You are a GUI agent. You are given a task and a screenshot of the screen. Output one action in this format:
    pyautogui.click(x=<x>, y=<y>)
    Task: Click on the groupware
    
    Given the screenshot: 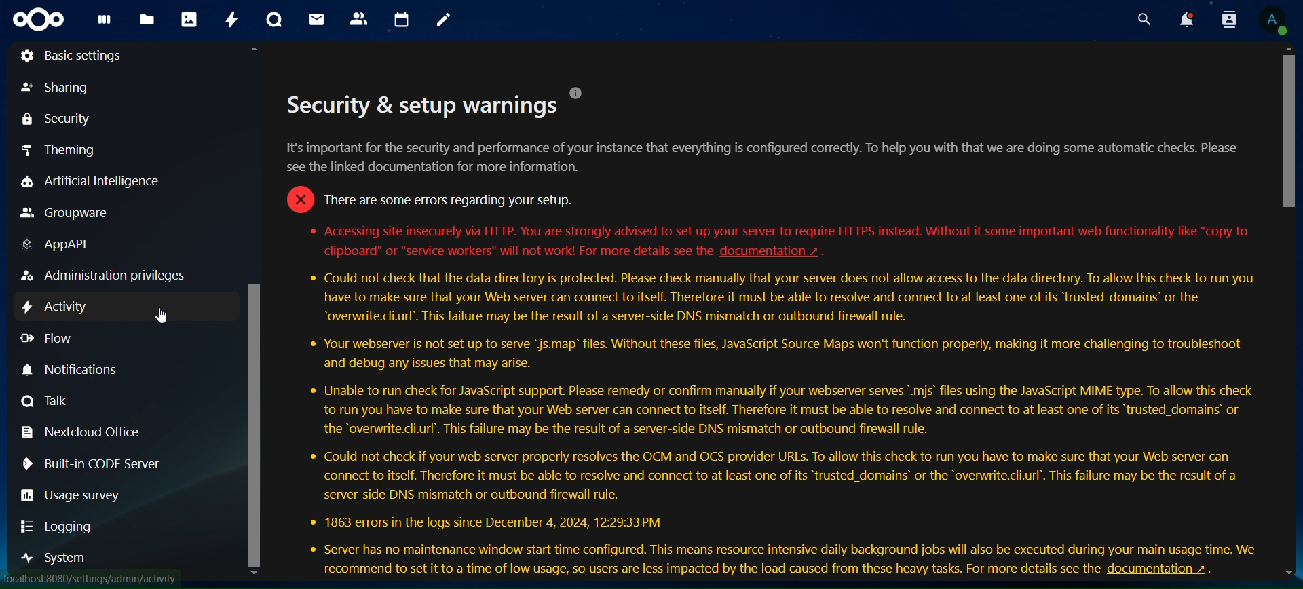 What is the action you would take?
    pyautogui.click(x=64, y=213)
    